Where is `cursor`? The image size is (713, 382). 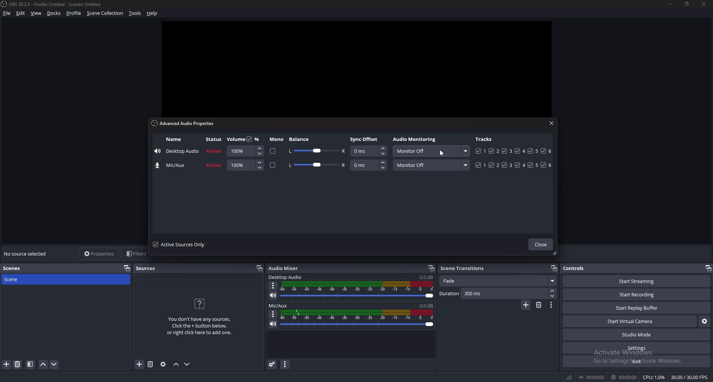
cursor is located at coordinates (442, 154).